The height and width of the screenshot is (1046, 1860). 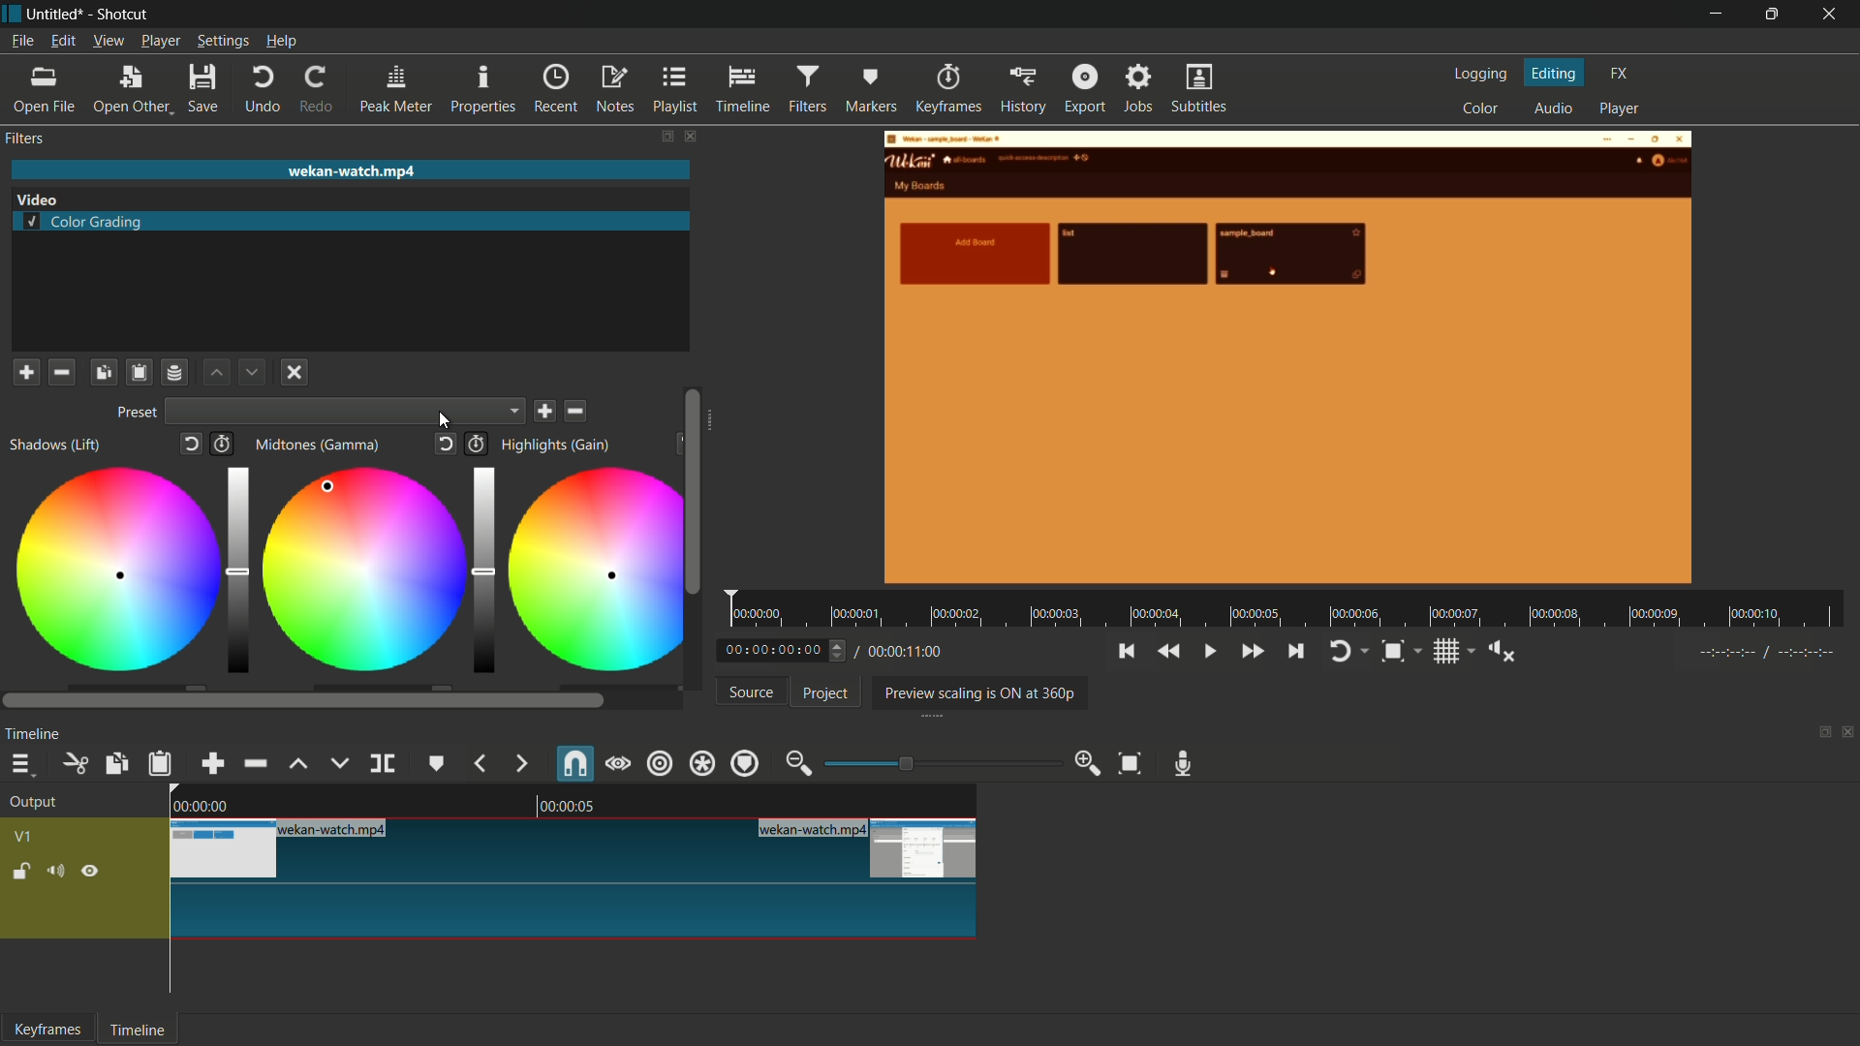 What do you see at coordinates (328, 483) in the screenshot?
I see `cursor` at bounding box center [328, 483].